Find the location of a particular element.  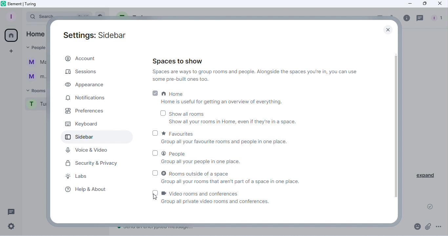

Scroll bar is located at coordinates (397, 130).